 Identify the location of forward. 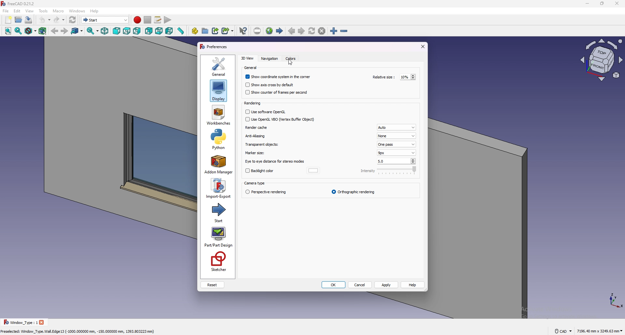
(64, 31).